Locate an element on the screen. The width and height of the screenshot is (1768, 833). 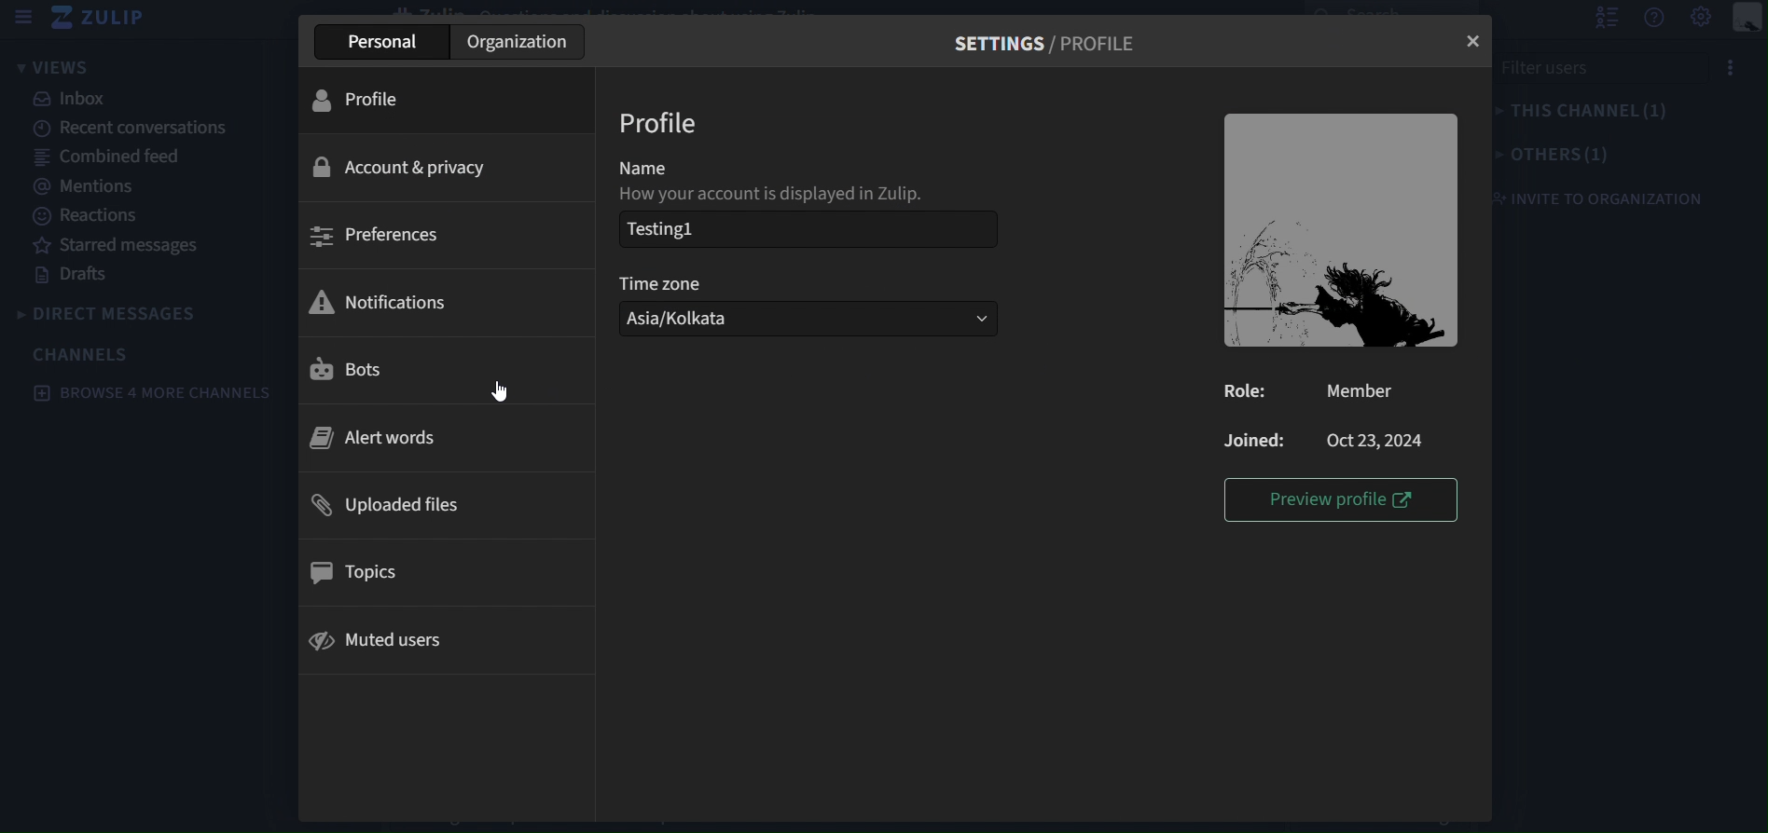
mentions is located at coordinates (144, 184).